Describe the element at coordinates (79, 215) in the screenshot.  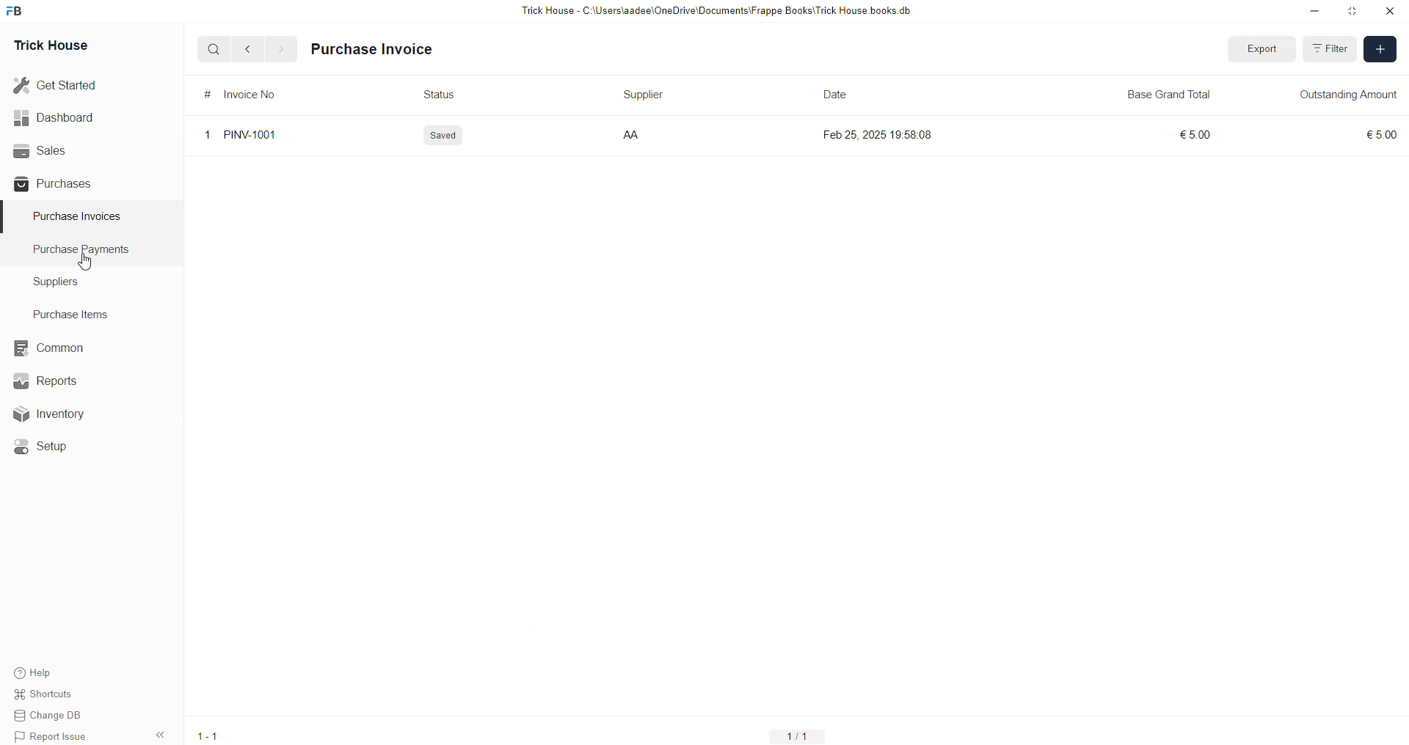
I see `Purchase Invoices` at that location.